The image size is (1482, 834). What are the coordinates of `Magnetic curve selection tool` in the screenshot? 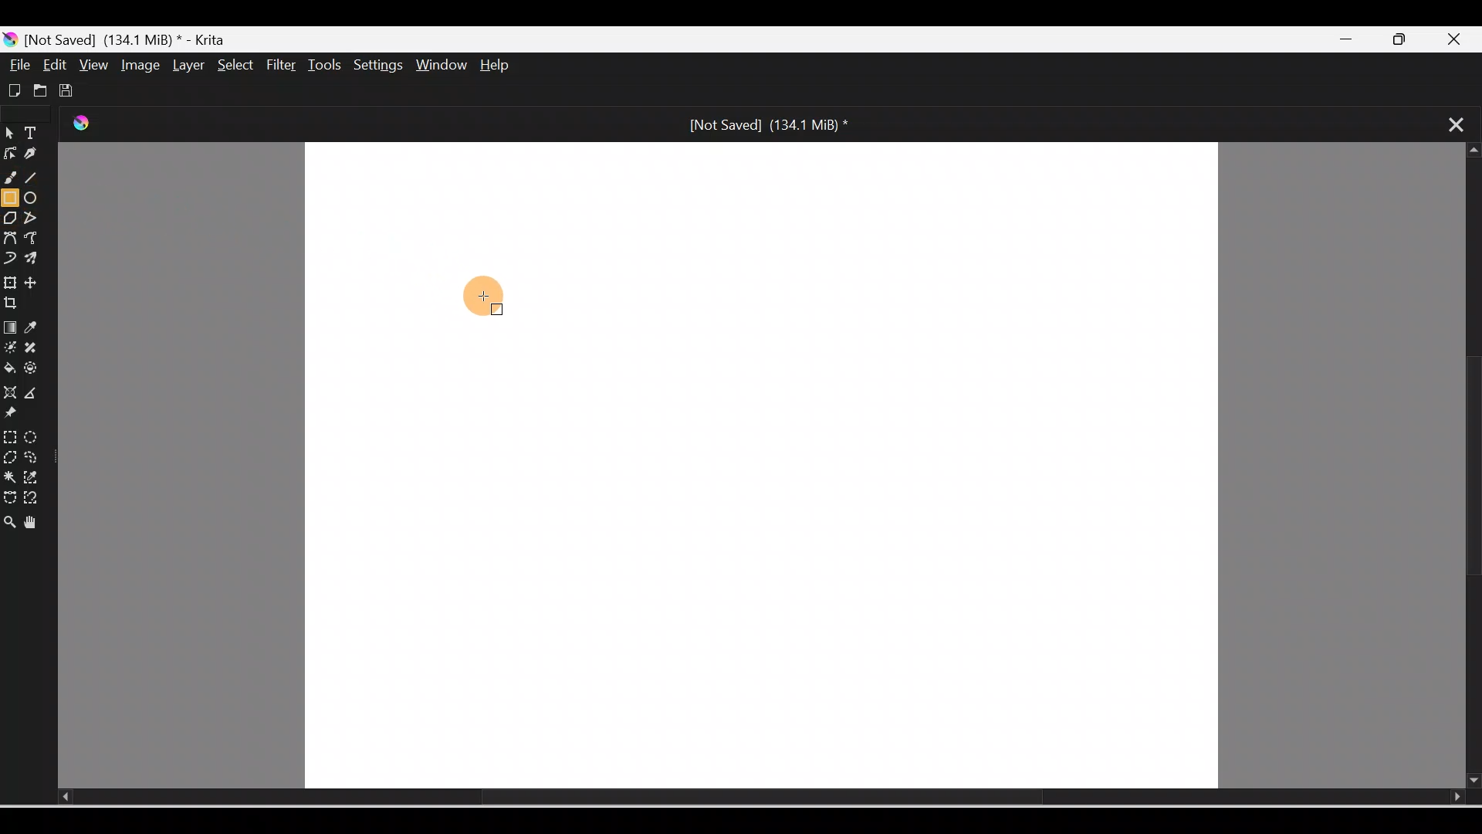 It's located at (36, 499).